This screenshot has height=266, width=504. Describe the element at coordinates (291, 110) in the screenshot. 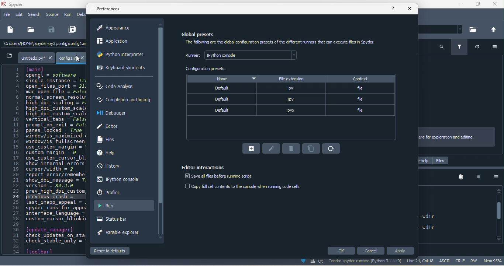

I see `pyx` at that location.